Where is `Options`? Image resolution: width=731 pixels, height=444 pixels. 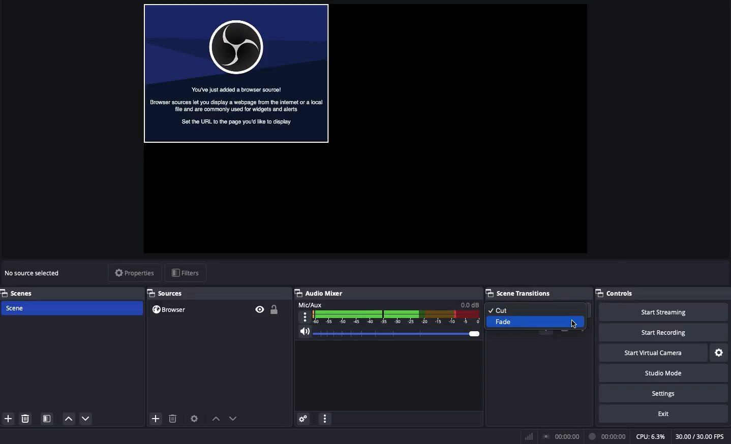 Options is located at coordinates (325, 419).